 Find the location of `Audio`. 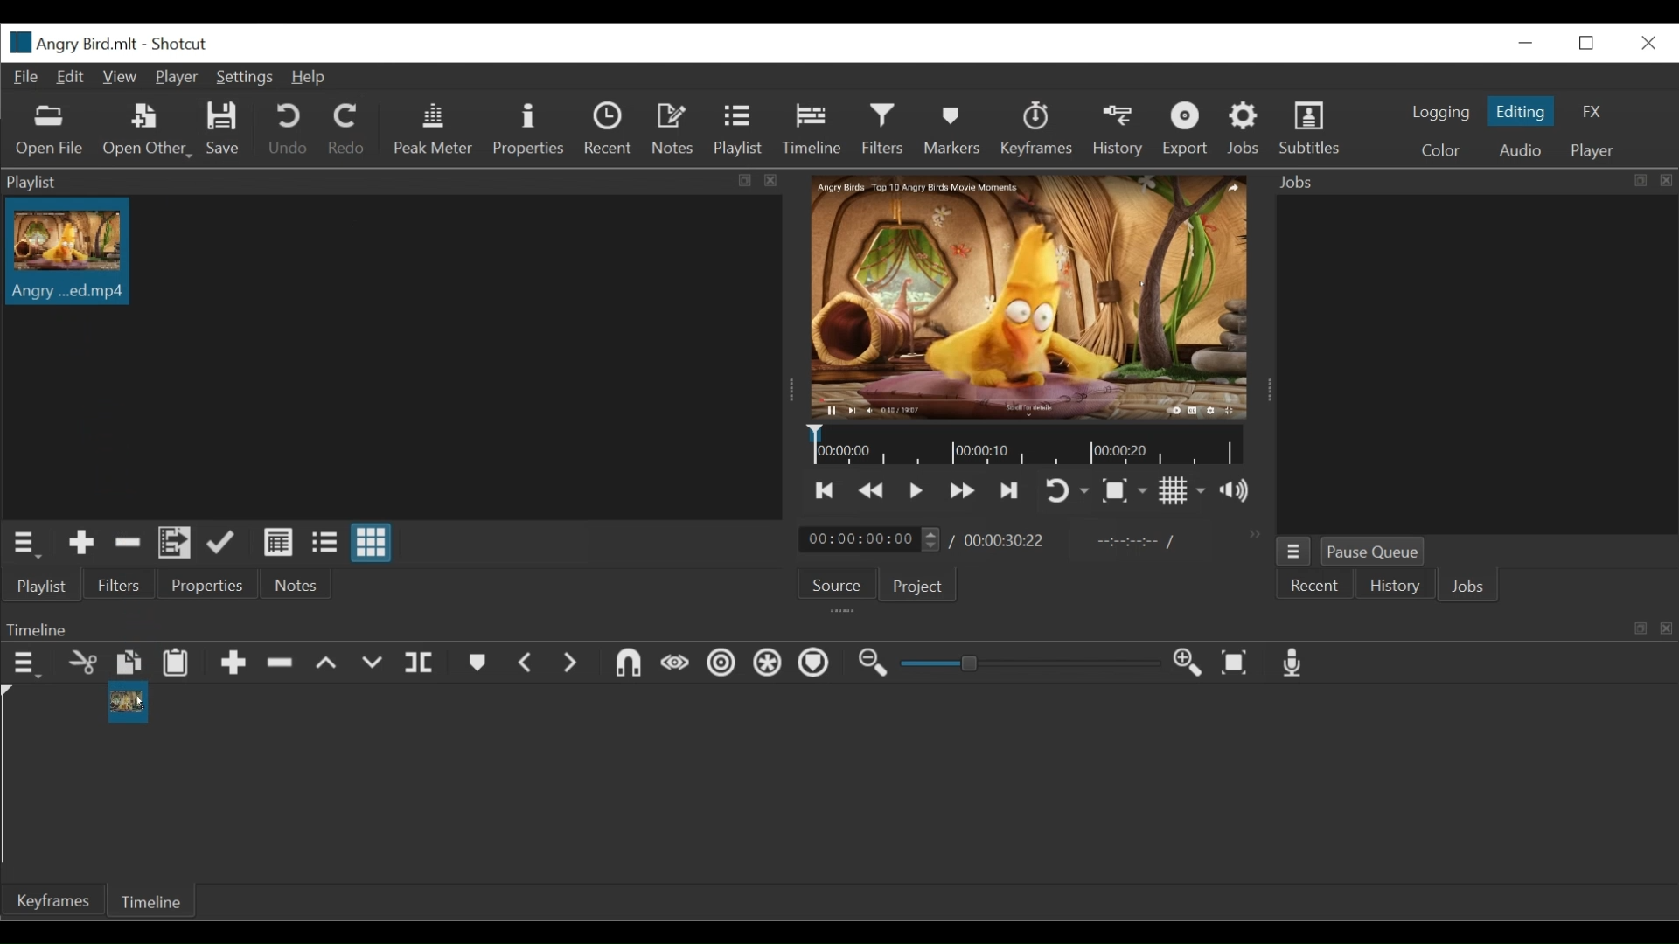

Audio is located at coordinates (1521, 149).